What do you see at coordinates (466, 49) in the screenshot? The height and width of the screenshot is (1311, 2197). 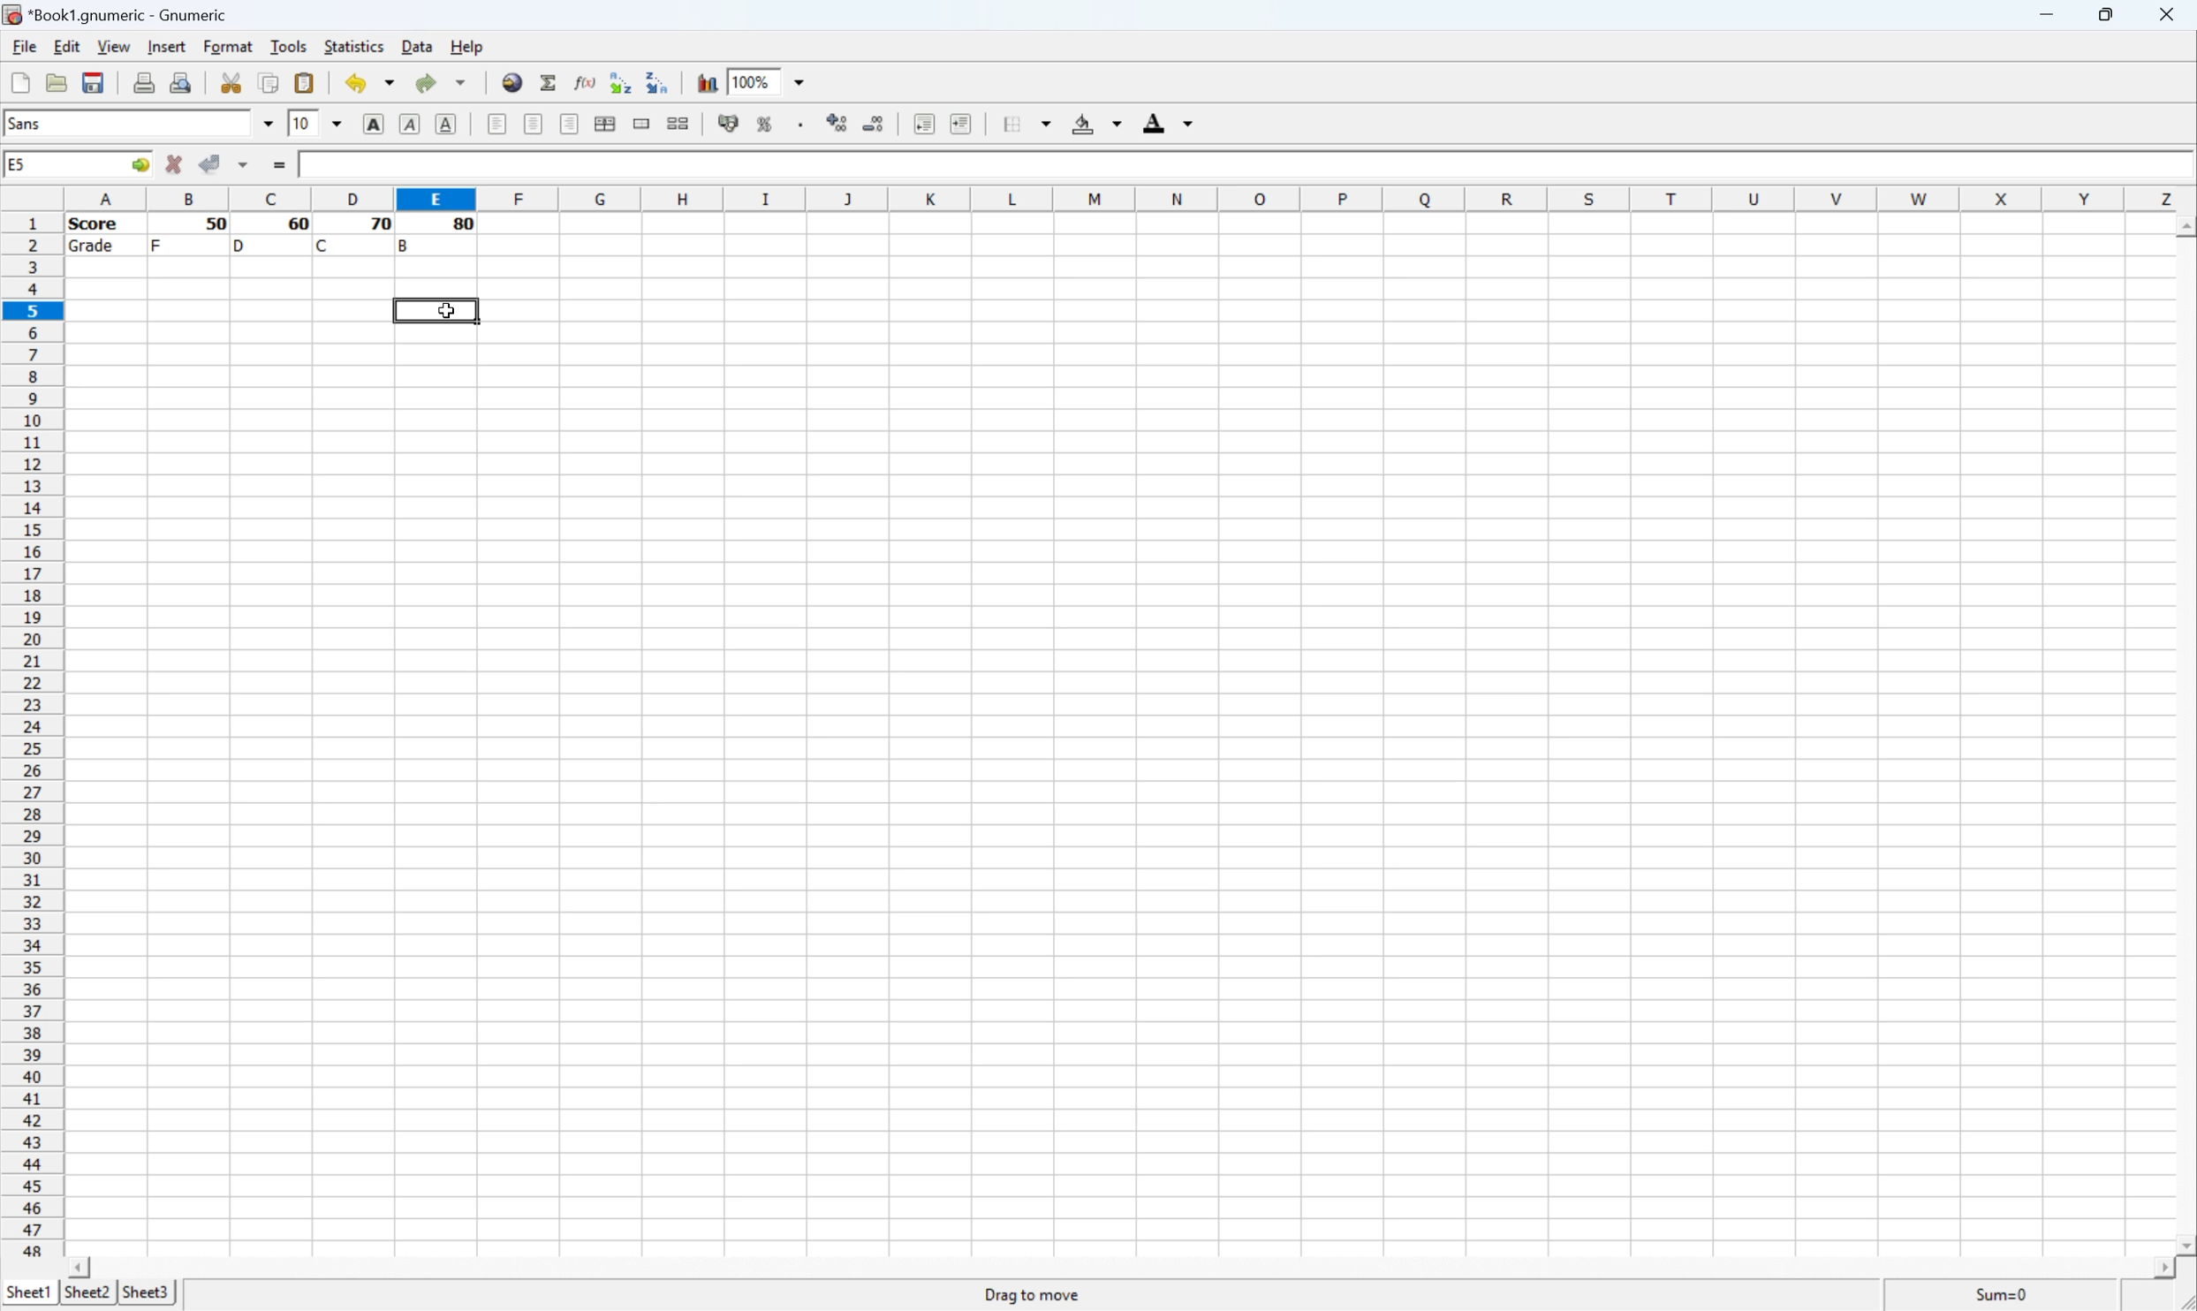 I see `Help` at bounding box center [466, 49].